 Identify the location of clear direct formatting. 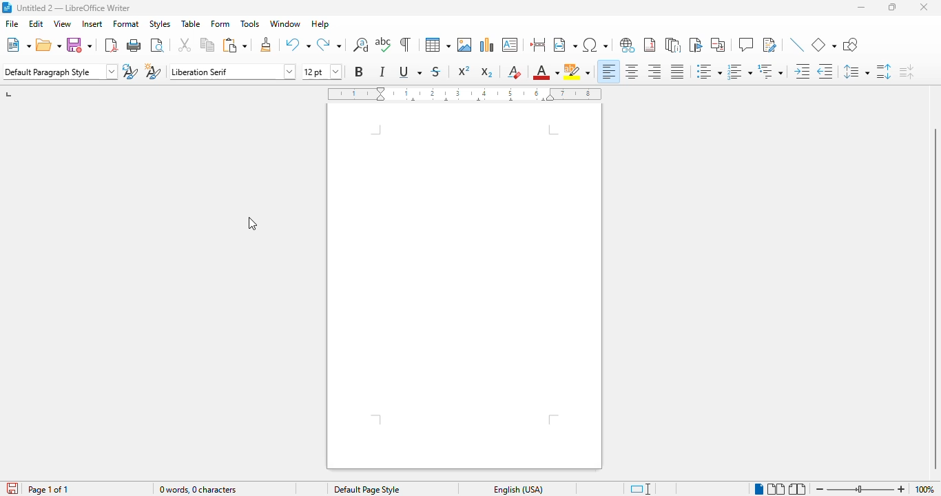
(515, 72).